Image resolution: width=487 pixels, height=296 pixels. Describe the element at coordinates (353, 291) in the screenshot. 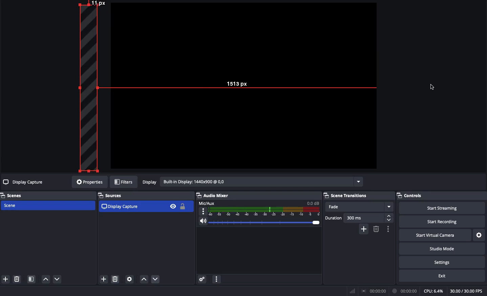

I see `Bar` at that location.